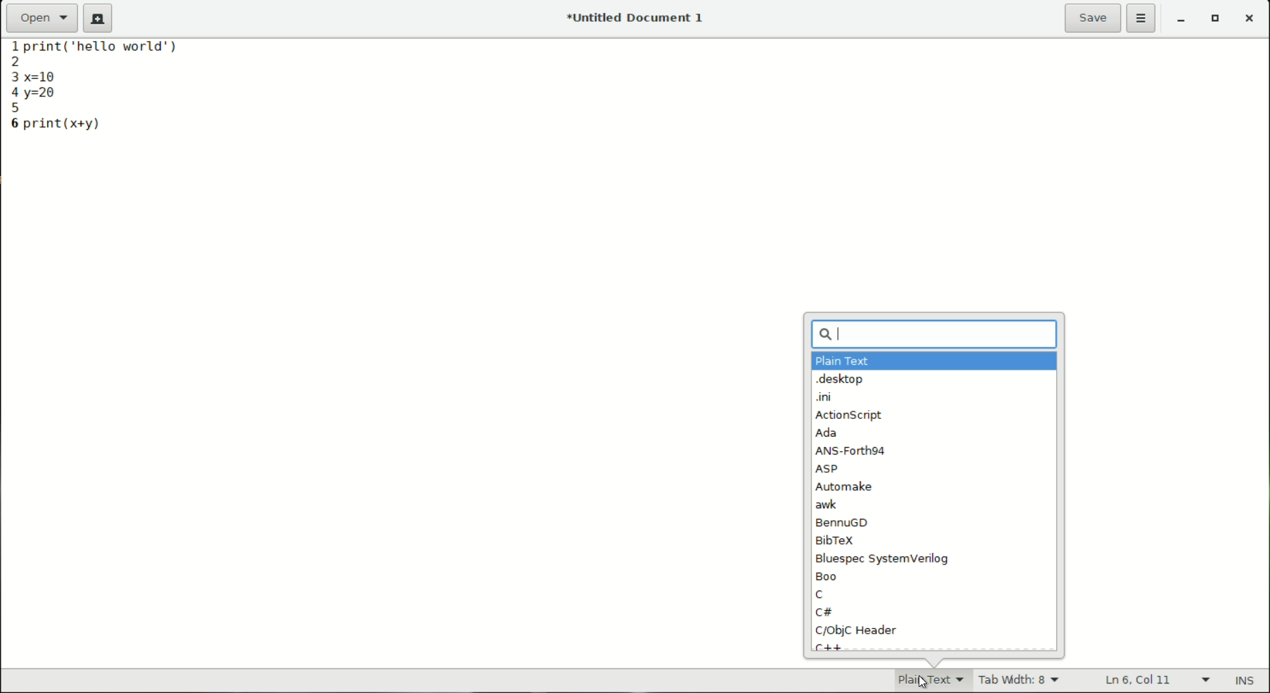 This screenshot has height=693, width=1270. I want to click on ada, so click(826, 434).